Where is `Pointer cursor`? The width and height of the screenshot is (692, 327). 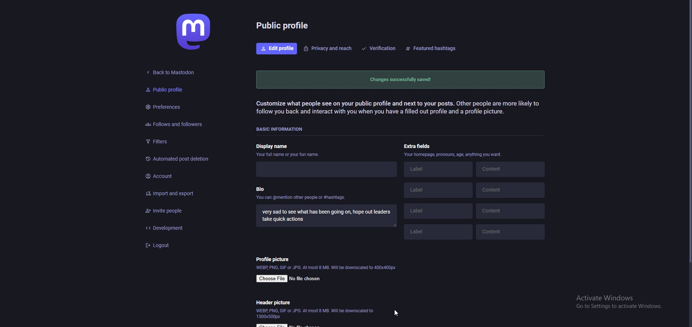 Pointer cursor is located at coordinates (397, 313).